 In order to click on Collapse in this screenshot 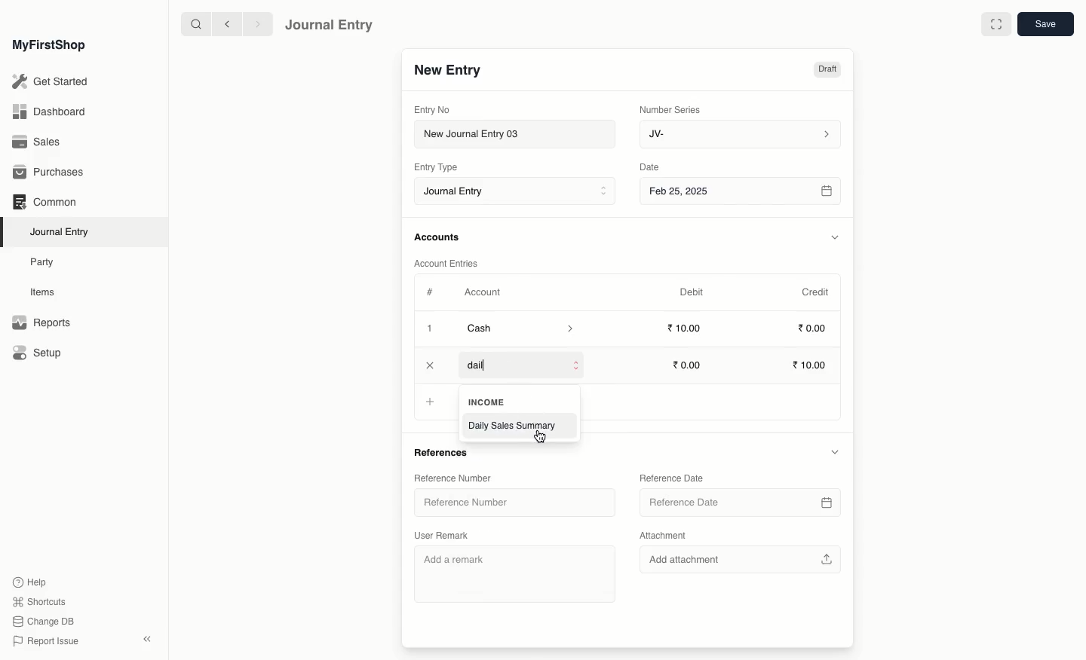, I will do `click(147, 639)`.